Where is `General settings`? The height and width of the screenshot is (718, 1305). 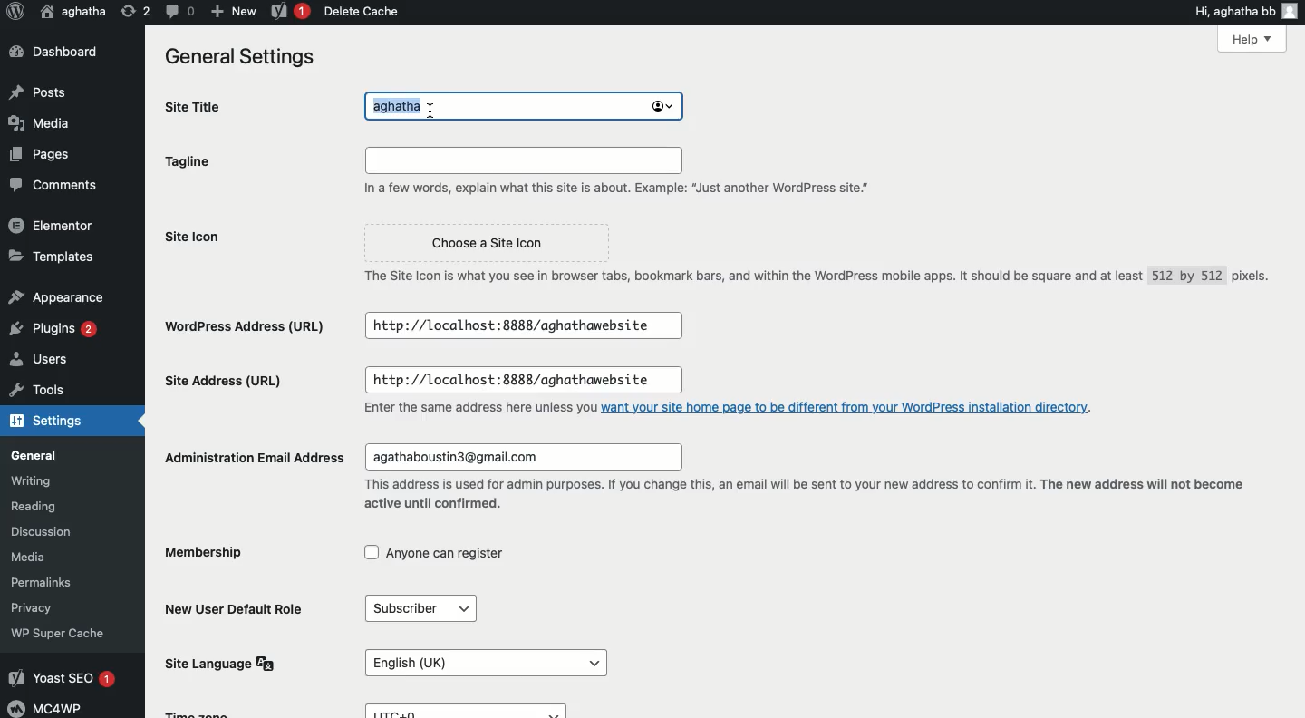
General settings is located at coordinates (249, 61).